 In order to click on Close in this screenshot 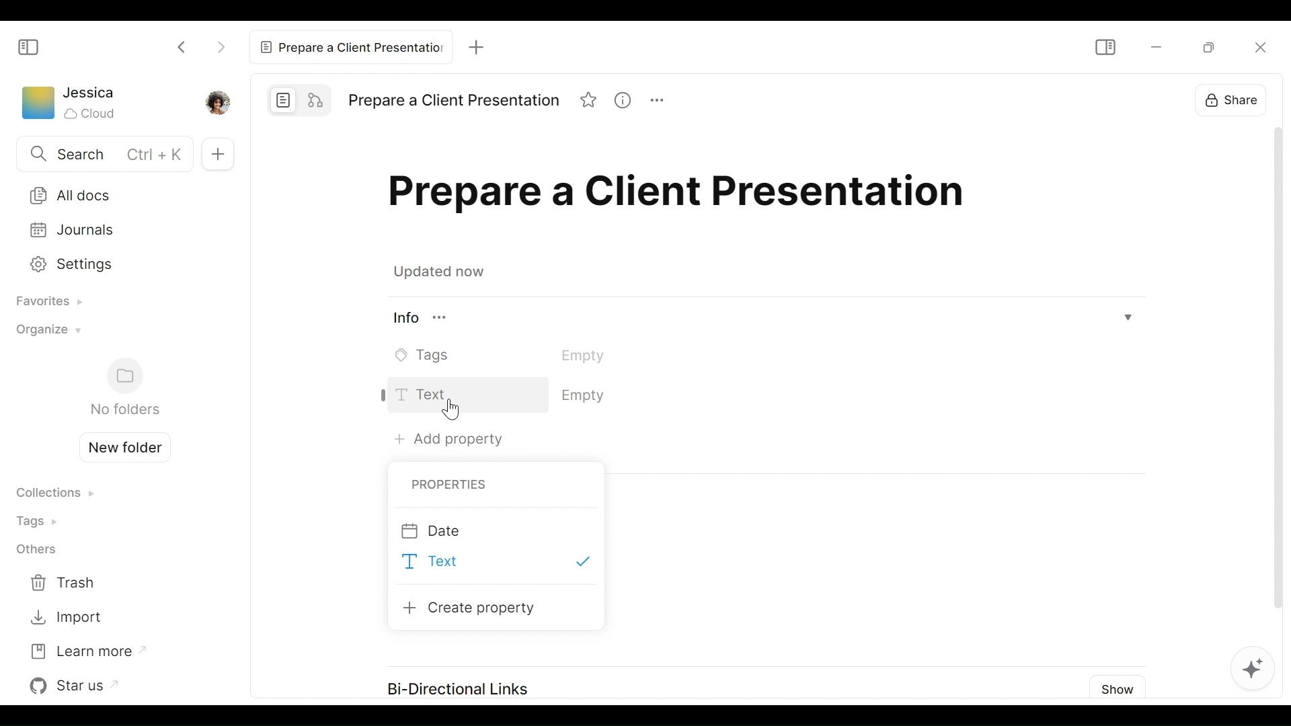, I will do `click(1260, 51)`.